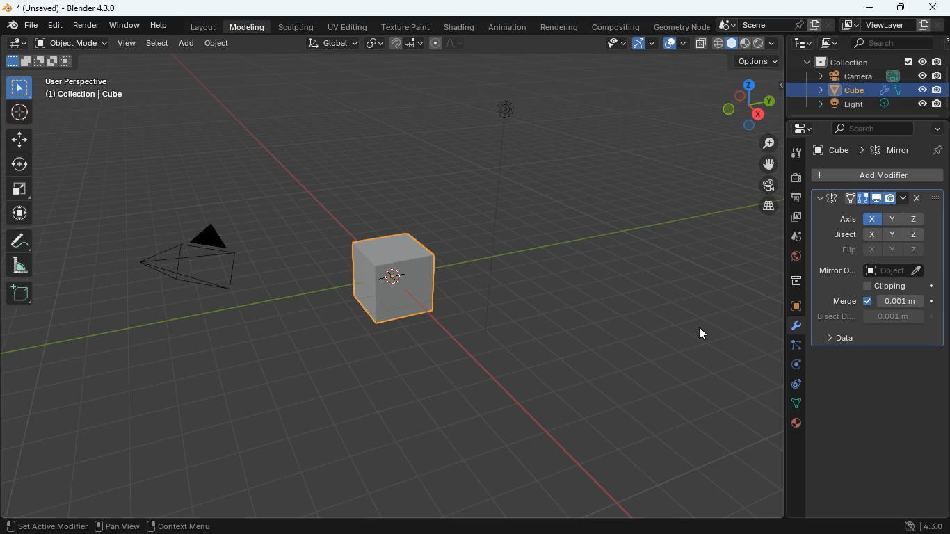 This screenshot has width=950, height=534. Describe the element at coordinates (201, 261) in the screenshot. I see `camera` at that location.